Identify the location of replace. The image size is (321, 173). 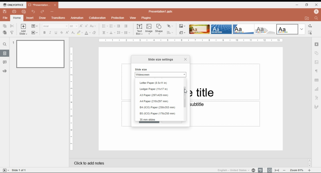
(309, 26).